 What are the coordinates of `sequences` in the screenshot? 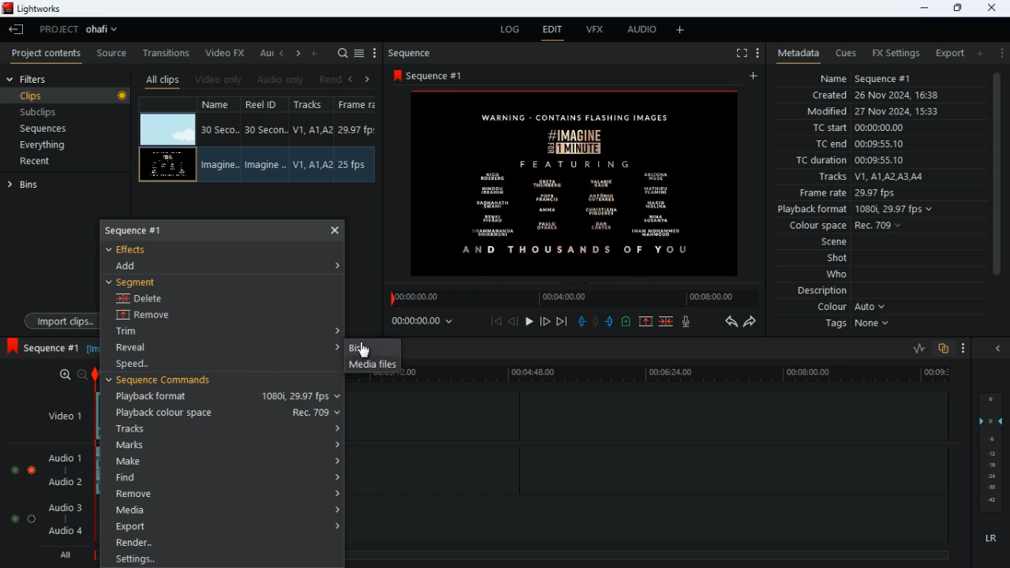 It's located at (55, 129).